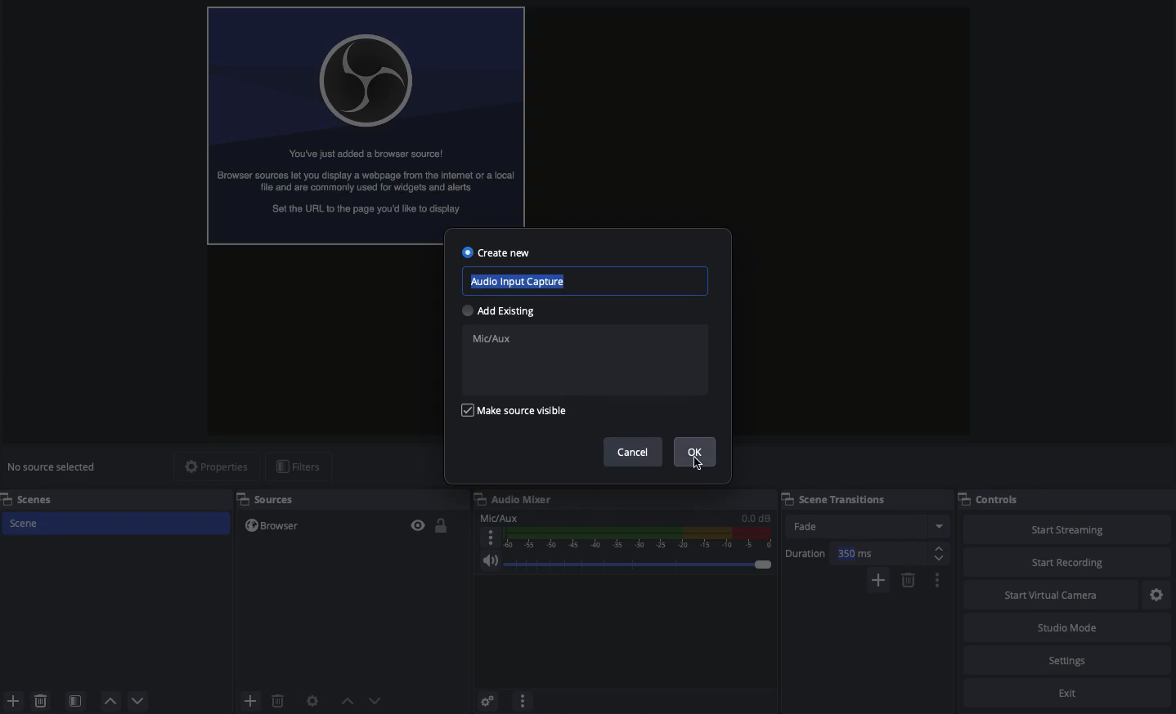 This screenshot has width=1176, height=714. What do you see at coordinates (119, 524) in the screenshot?
I see `Scene` at bounding box center [119, 524].